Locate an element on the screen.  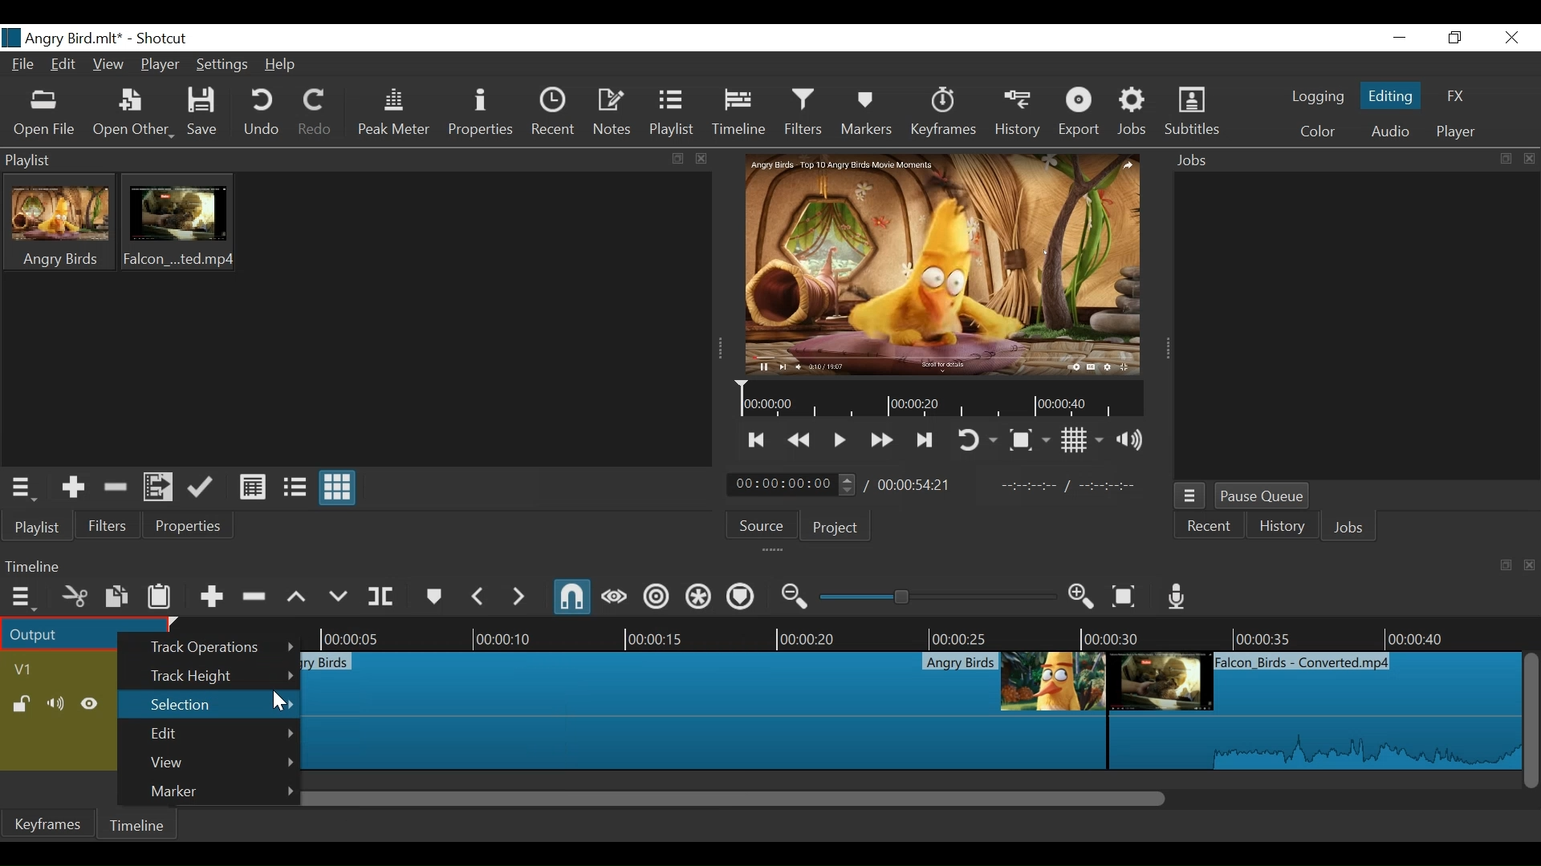
View is located at coordinates (222, 763).